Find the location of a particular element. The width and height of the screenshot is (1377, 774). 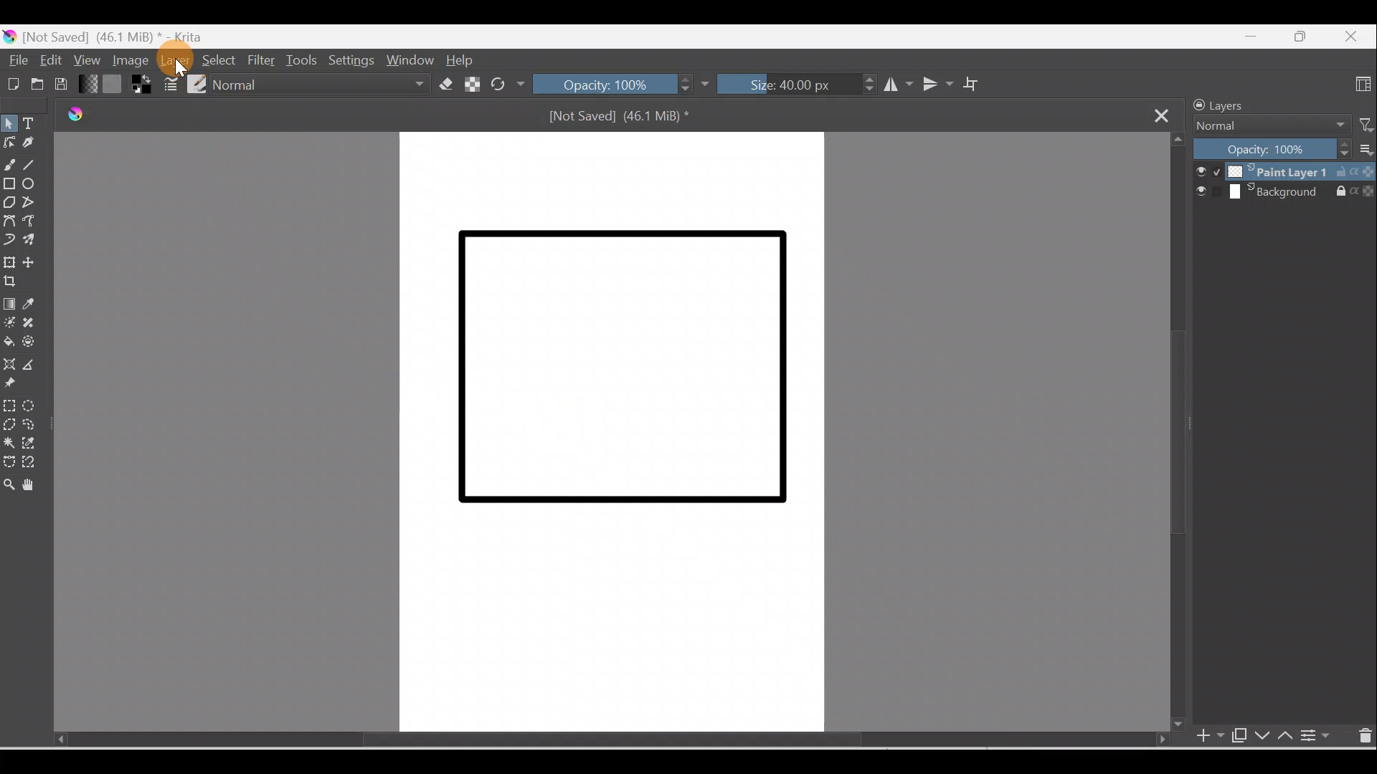

Filter is located at coordinates (1361, 124).